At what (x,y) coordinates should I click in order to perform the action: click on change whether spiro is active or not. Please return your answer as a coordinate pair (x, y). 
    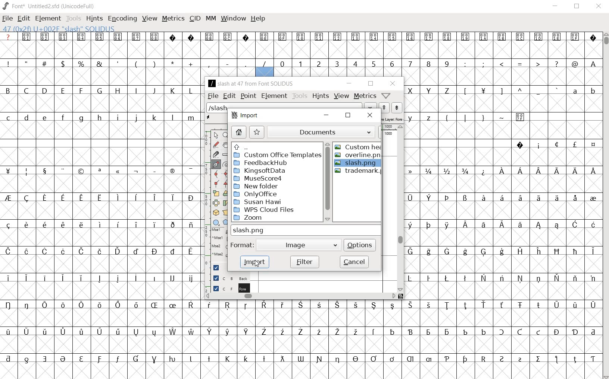
    Looking at the image, I should click on (226, 165).